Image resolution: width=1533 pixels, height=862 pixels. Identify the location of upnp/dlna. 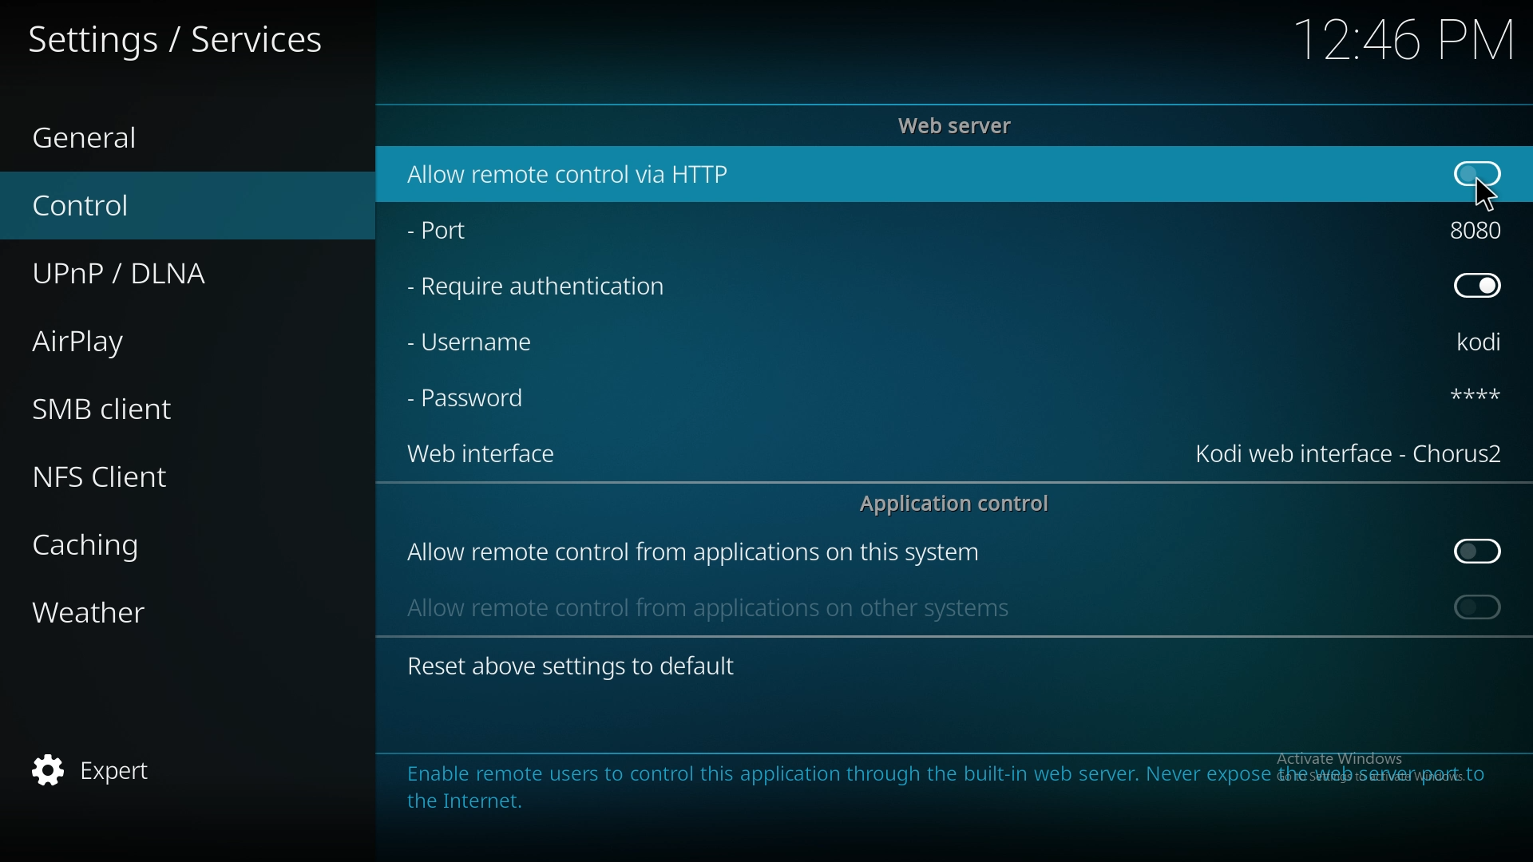
(164, 267).